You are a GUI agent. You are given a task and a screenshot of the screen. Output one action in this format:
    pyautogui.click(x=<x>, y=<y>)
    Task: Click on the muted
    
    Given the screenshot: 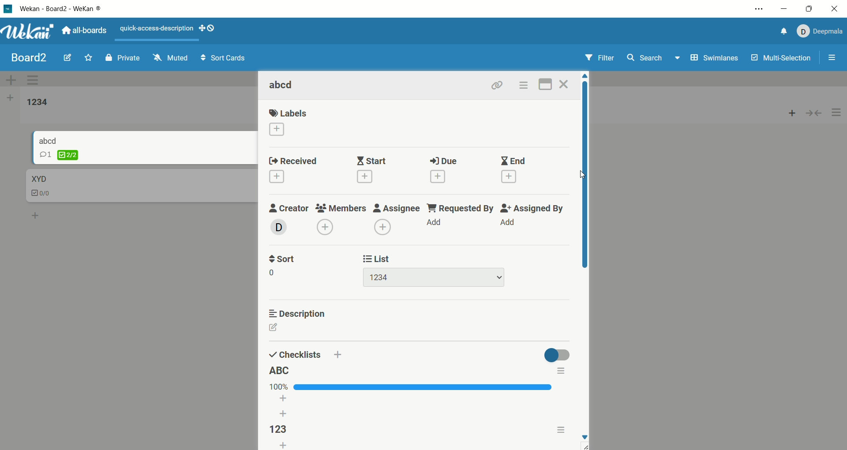 What is the action you would take?
    pyautogui.click(x=171, y=57)
    